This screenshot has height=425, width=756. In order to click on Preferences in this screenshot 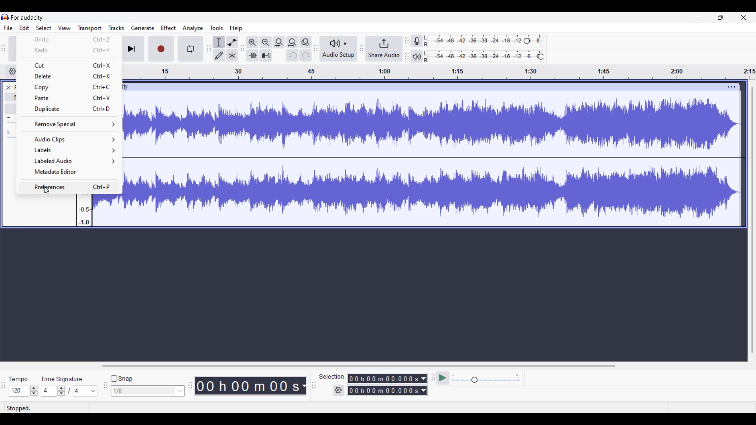, I will do `click(70, 187)`.